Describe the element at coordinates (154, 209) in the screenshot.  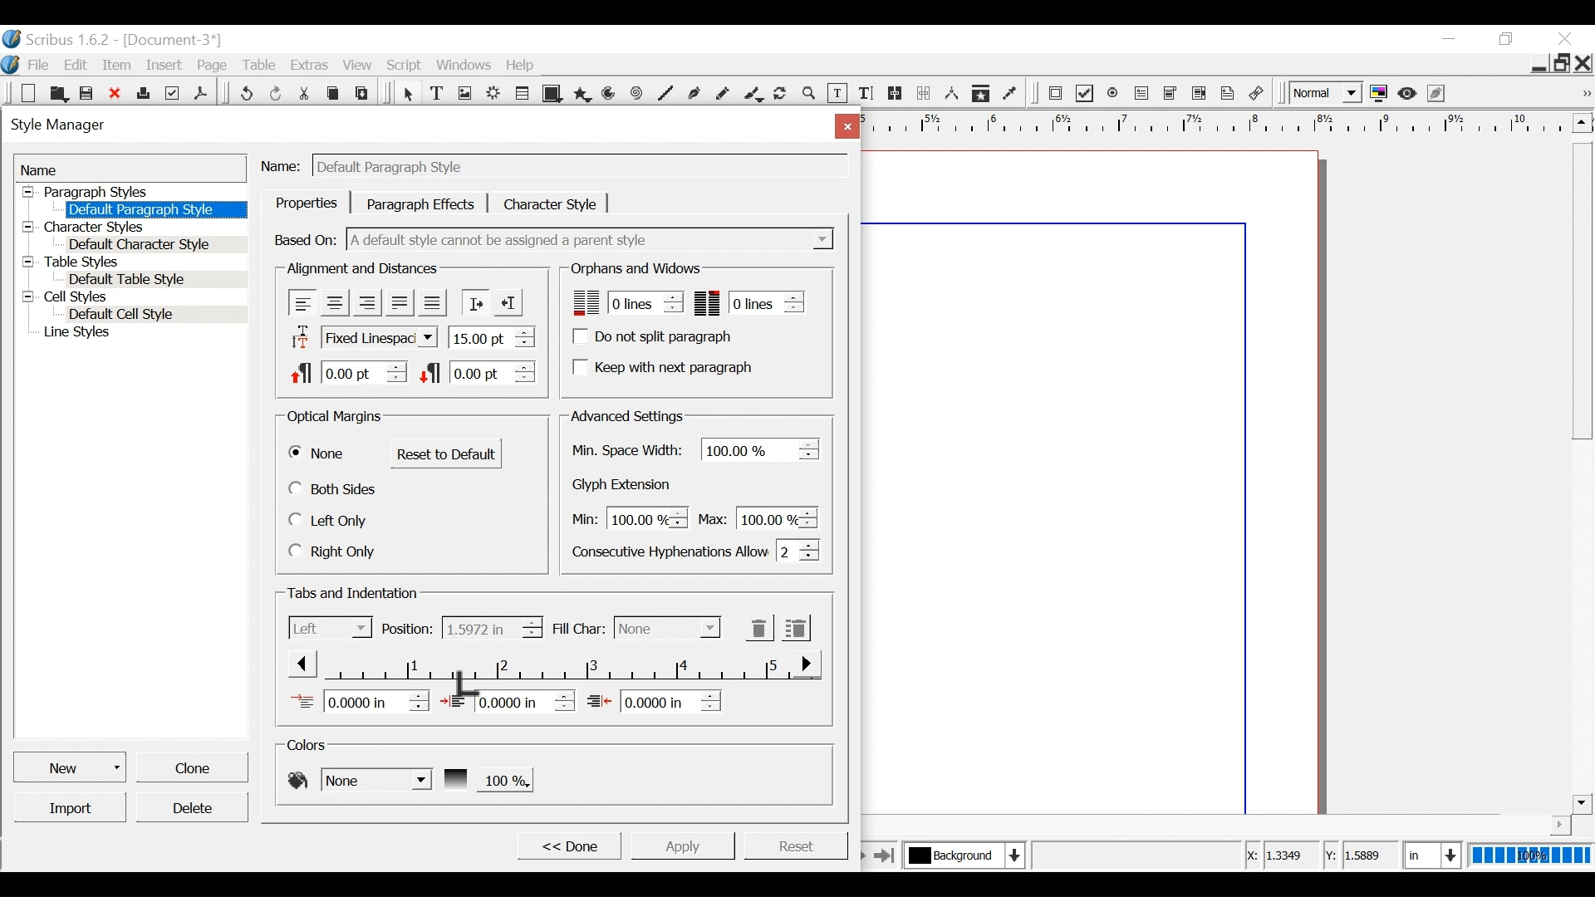
I see `Default Paragraph` at that location.